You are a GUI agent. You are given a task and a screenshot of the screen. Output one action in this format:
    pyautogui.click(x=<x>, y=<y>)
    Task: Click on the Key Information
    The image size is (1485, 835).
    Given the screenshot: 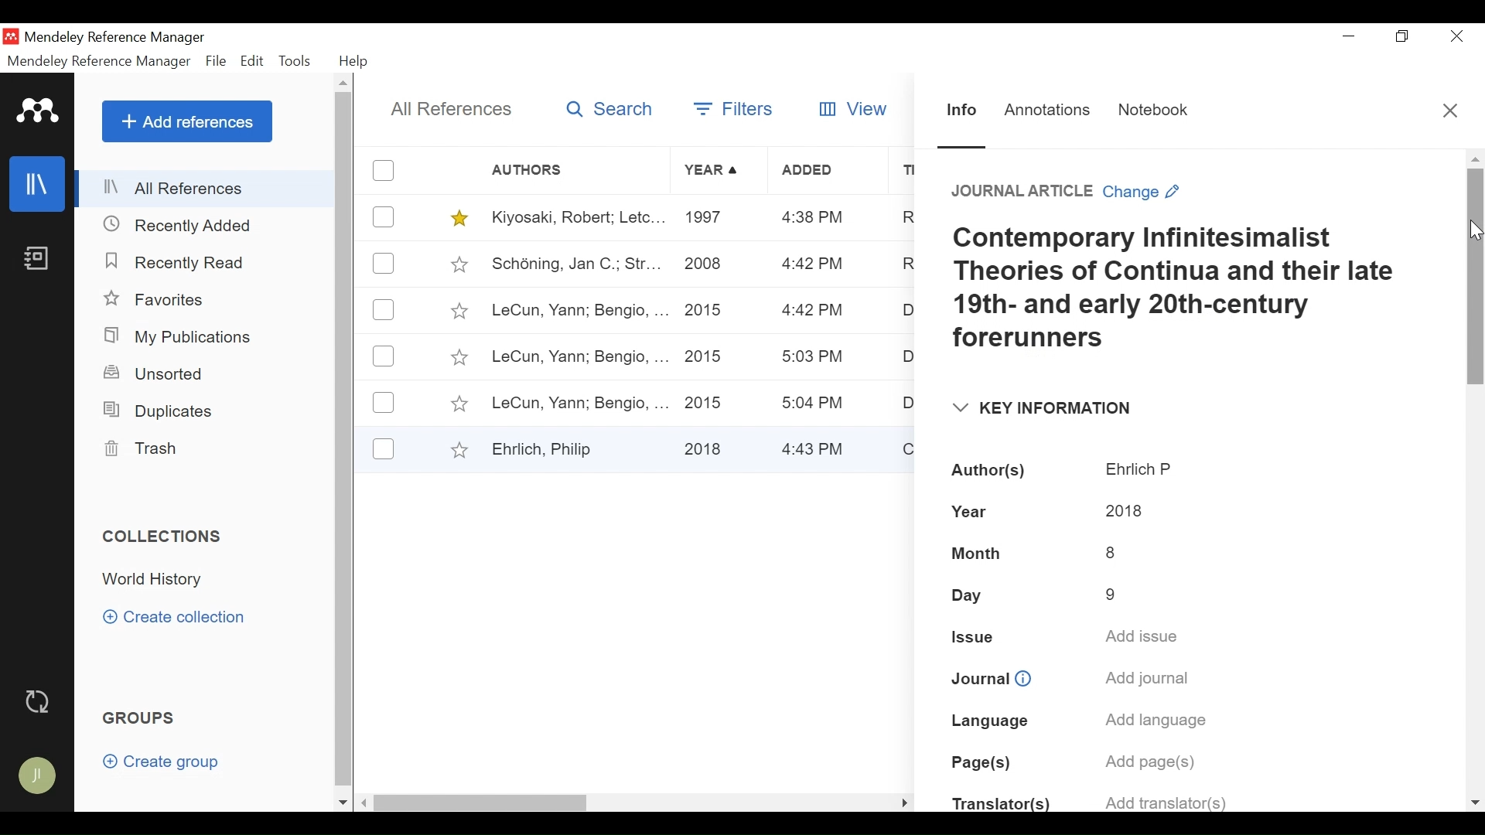 What is the action you would take?
    pyautogui.click(x=1039, y=409)
    